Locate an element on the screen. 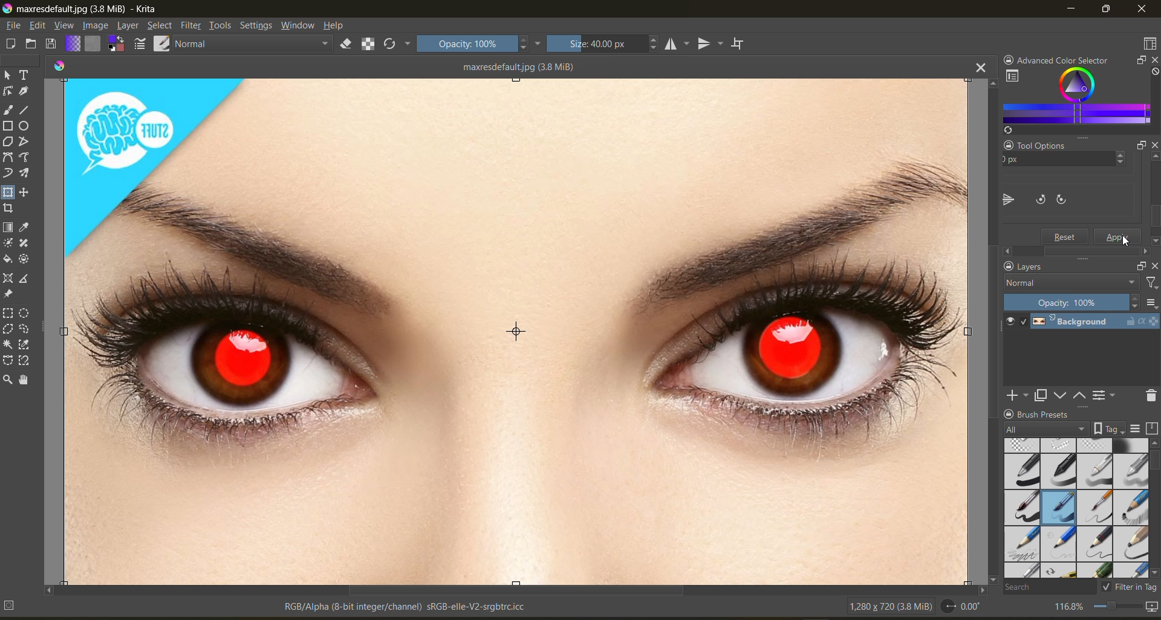 The height and width of the screenshot is (620, 1161). options is located at coordinates (1151, 303).